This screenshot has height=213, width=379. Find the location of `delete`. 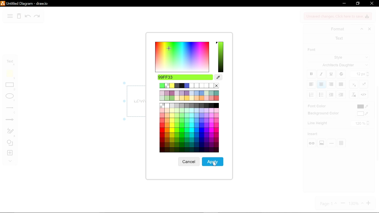

delete is located at coordinates (19, 17).